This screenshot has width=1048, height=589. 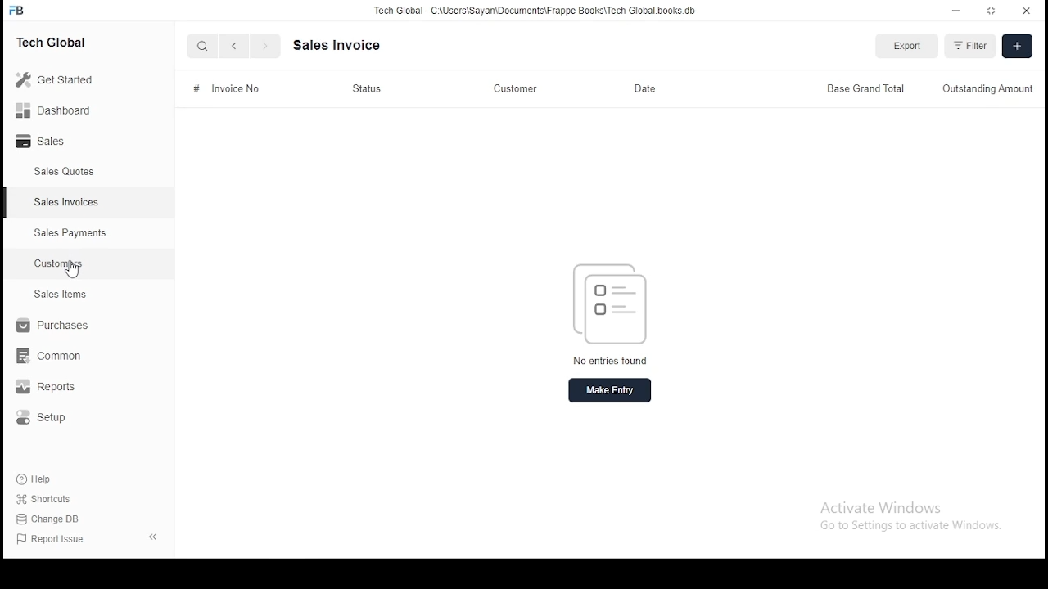 I want to click on minimize, so click(x=957, y=11).